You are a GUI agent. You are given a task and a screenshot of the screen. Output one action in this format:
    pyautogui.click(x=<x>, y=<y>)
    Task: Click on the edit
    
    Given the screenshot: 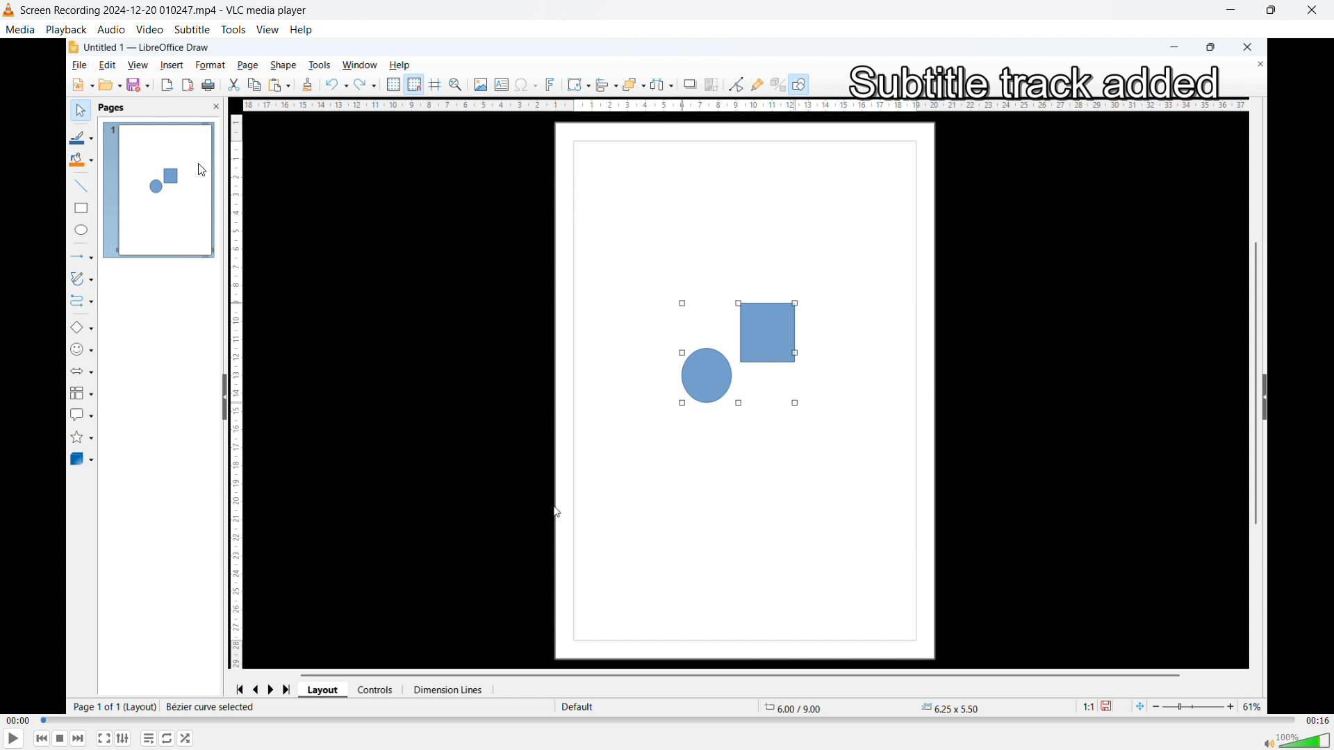 What is the action you would take?
    pyautogui.click(x=106, y=66)
    